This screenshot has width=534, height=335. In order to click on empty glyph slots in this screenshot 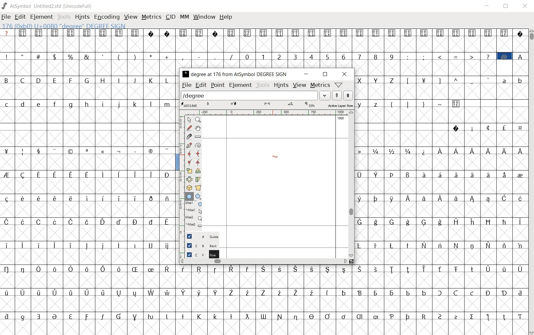, I will do `click(89, 256)`.